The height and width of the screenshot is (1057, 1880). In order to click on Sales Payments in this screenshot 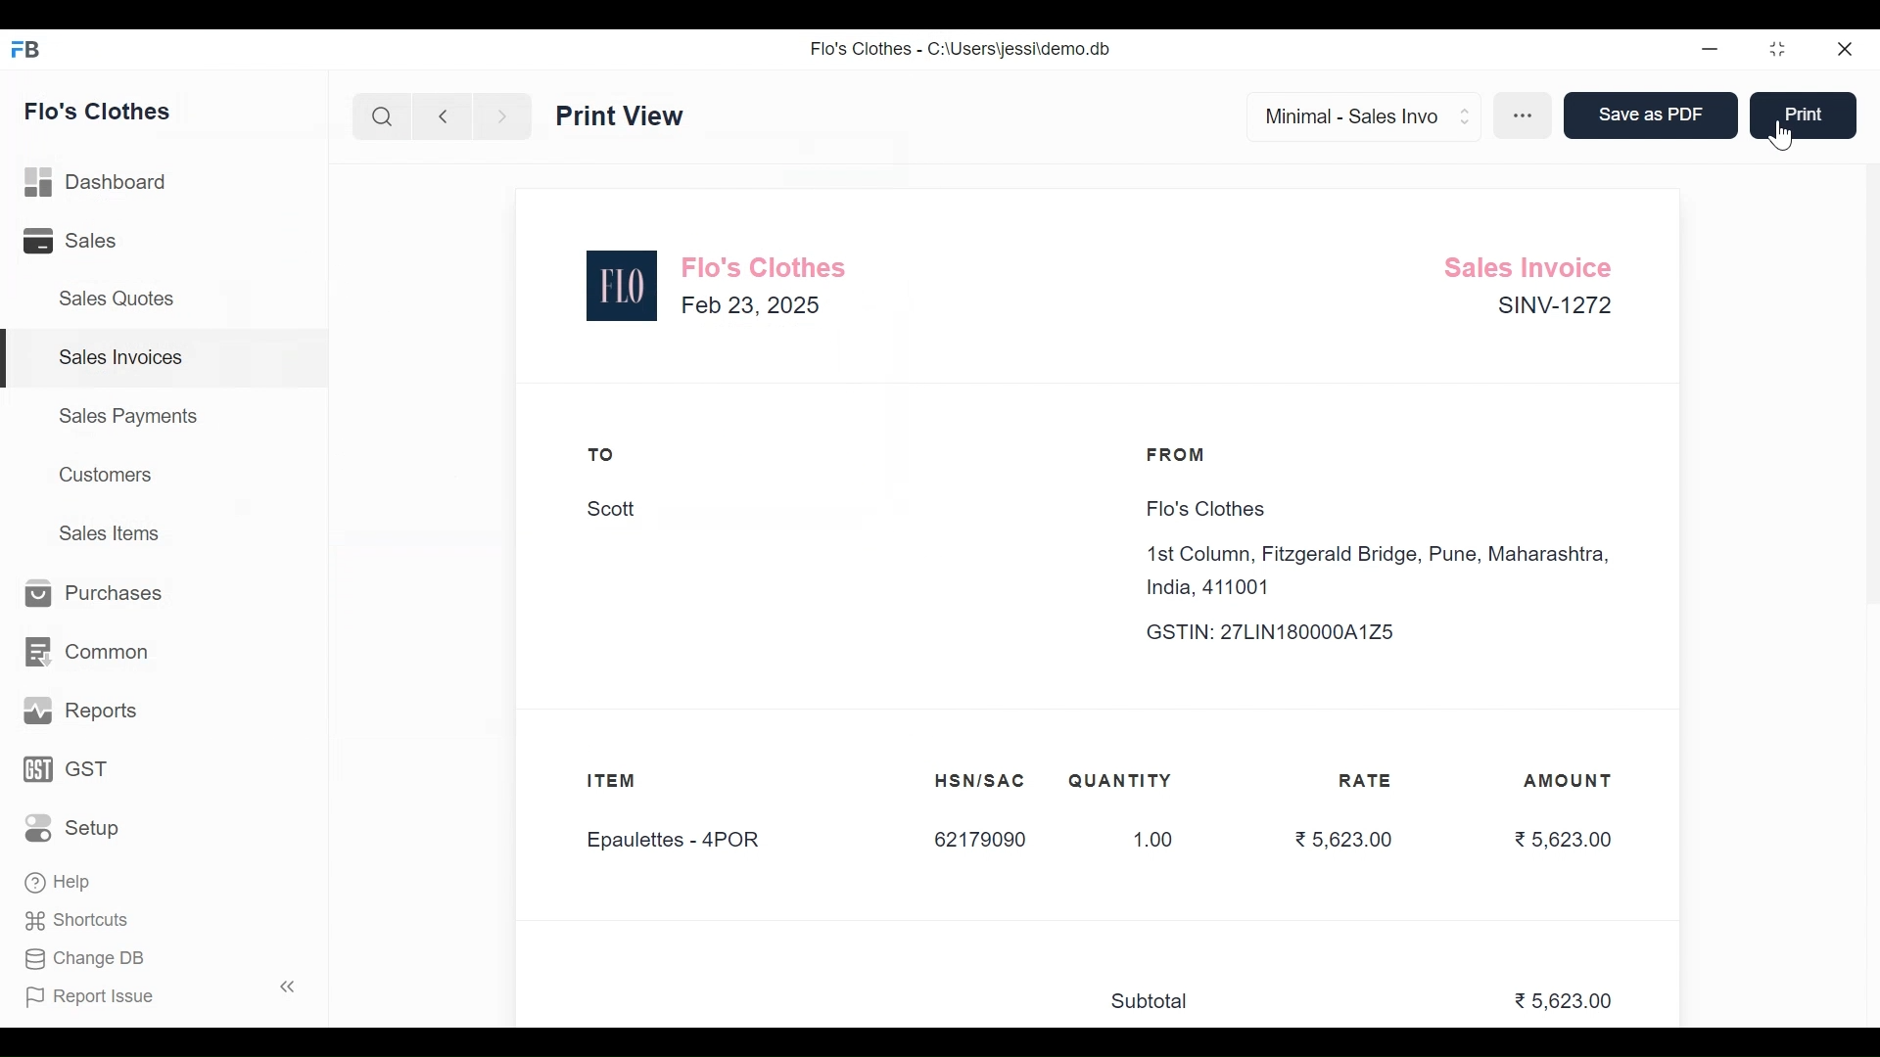, I will do `click(130, 415)`.